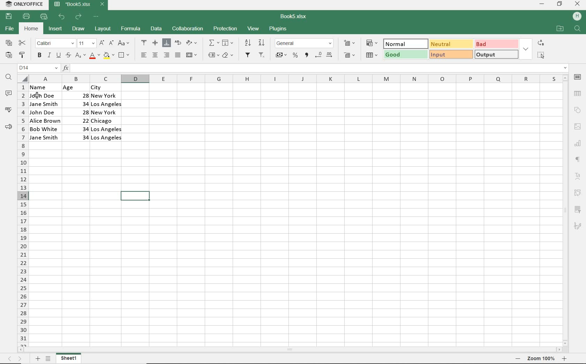 This screenshot has width=586, height=364. I want to click on FONT SIZE, so click(85, 43).